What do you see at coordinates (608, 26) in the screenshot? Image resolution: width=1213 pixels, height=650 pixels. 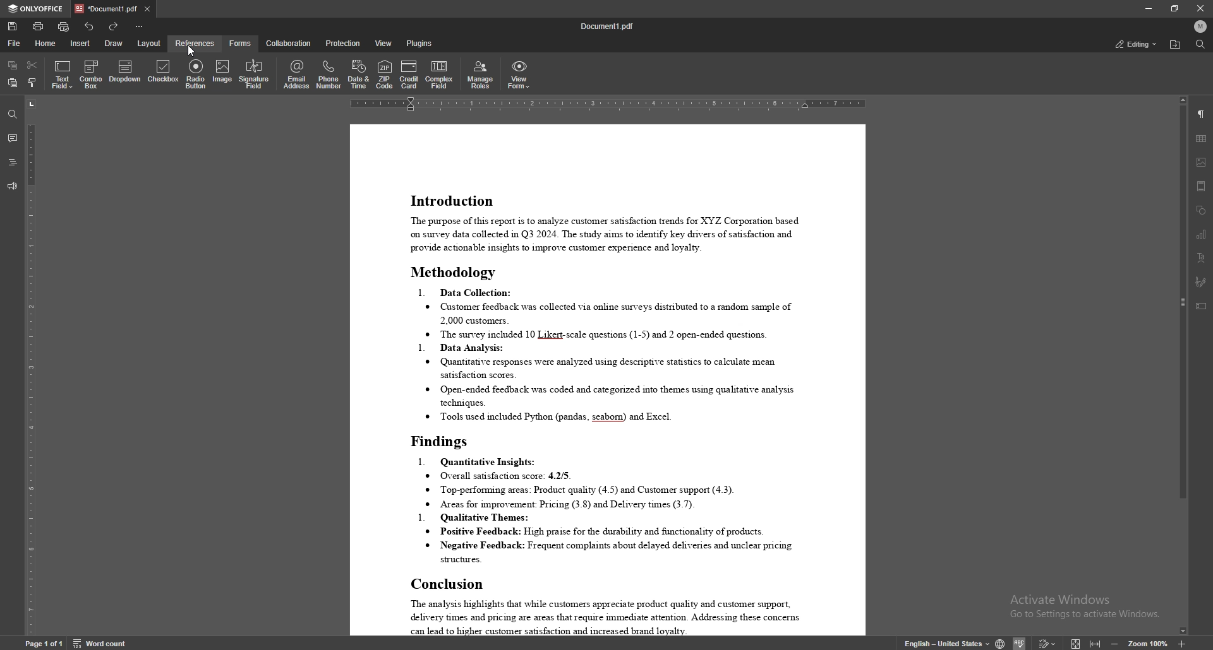 I see `file name` at bounding box center [608, 26].